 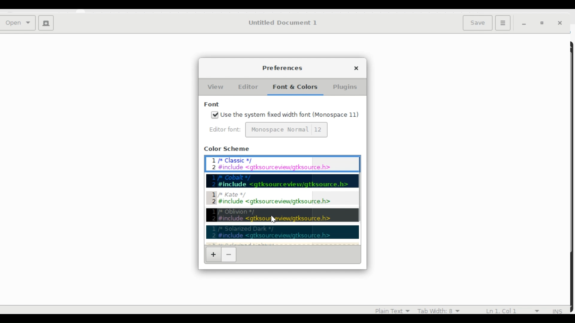 I want to click on INS, so click(x=558, y=311).